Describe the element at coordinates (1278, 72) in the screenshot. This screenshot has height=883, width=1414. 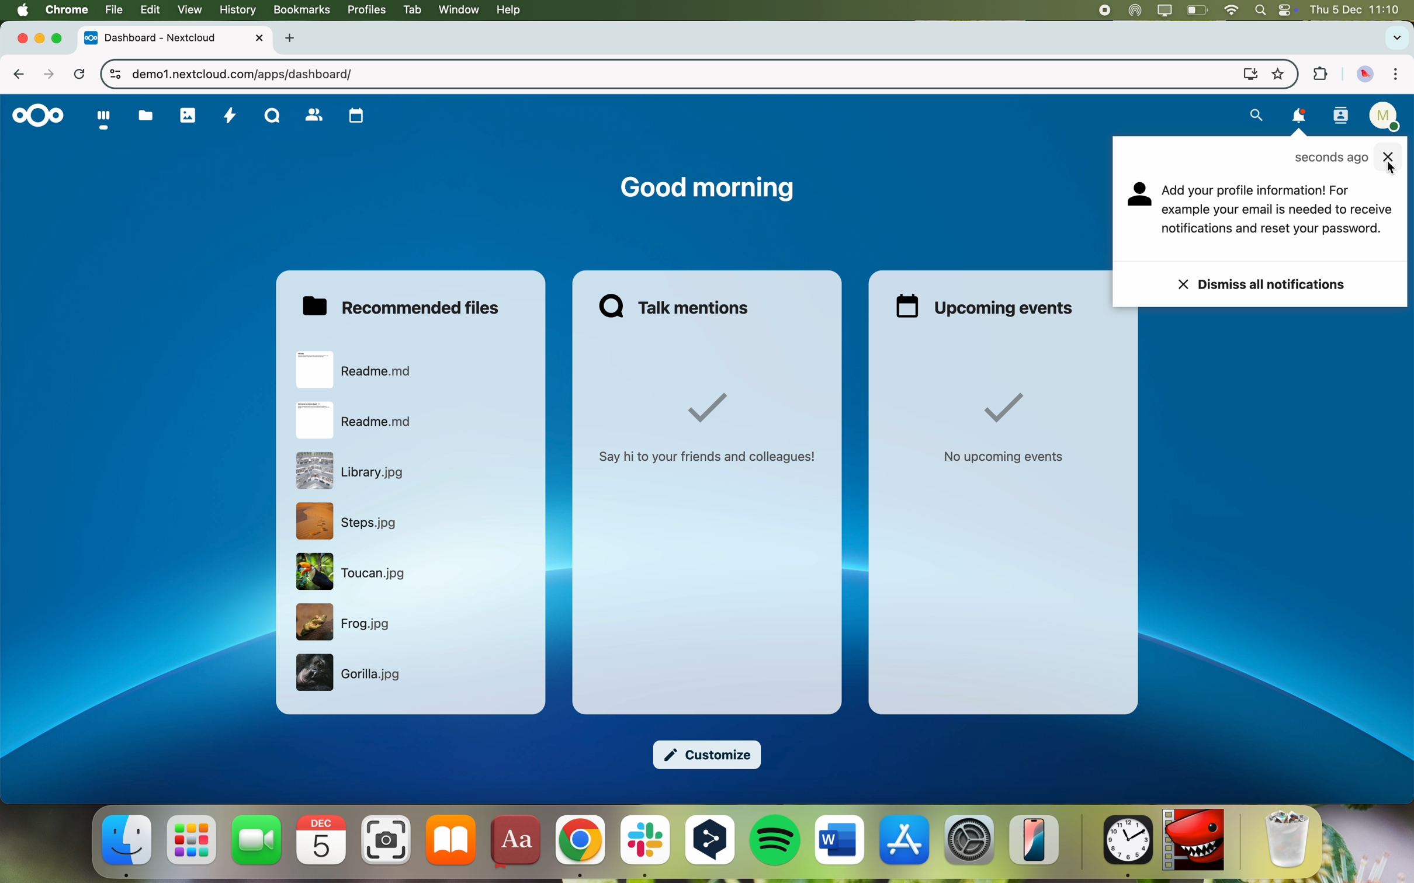
I see `favorites` at that location.